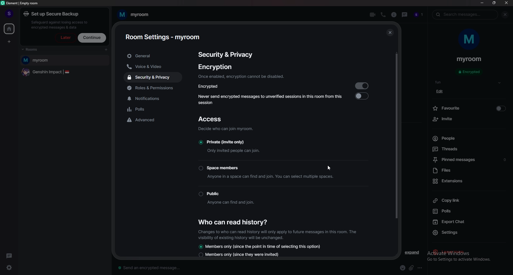 The height and width of the screenshot is (275, 513). Describe the element at coordinates (469, 149) in the screenshot. I see `threads` at that location.